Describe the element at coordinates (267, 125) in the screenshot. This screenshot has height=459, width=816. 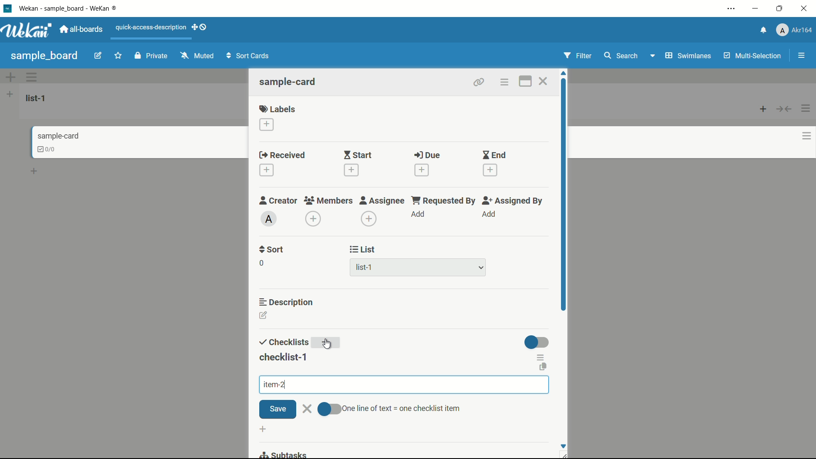
I see `add label` at that location.